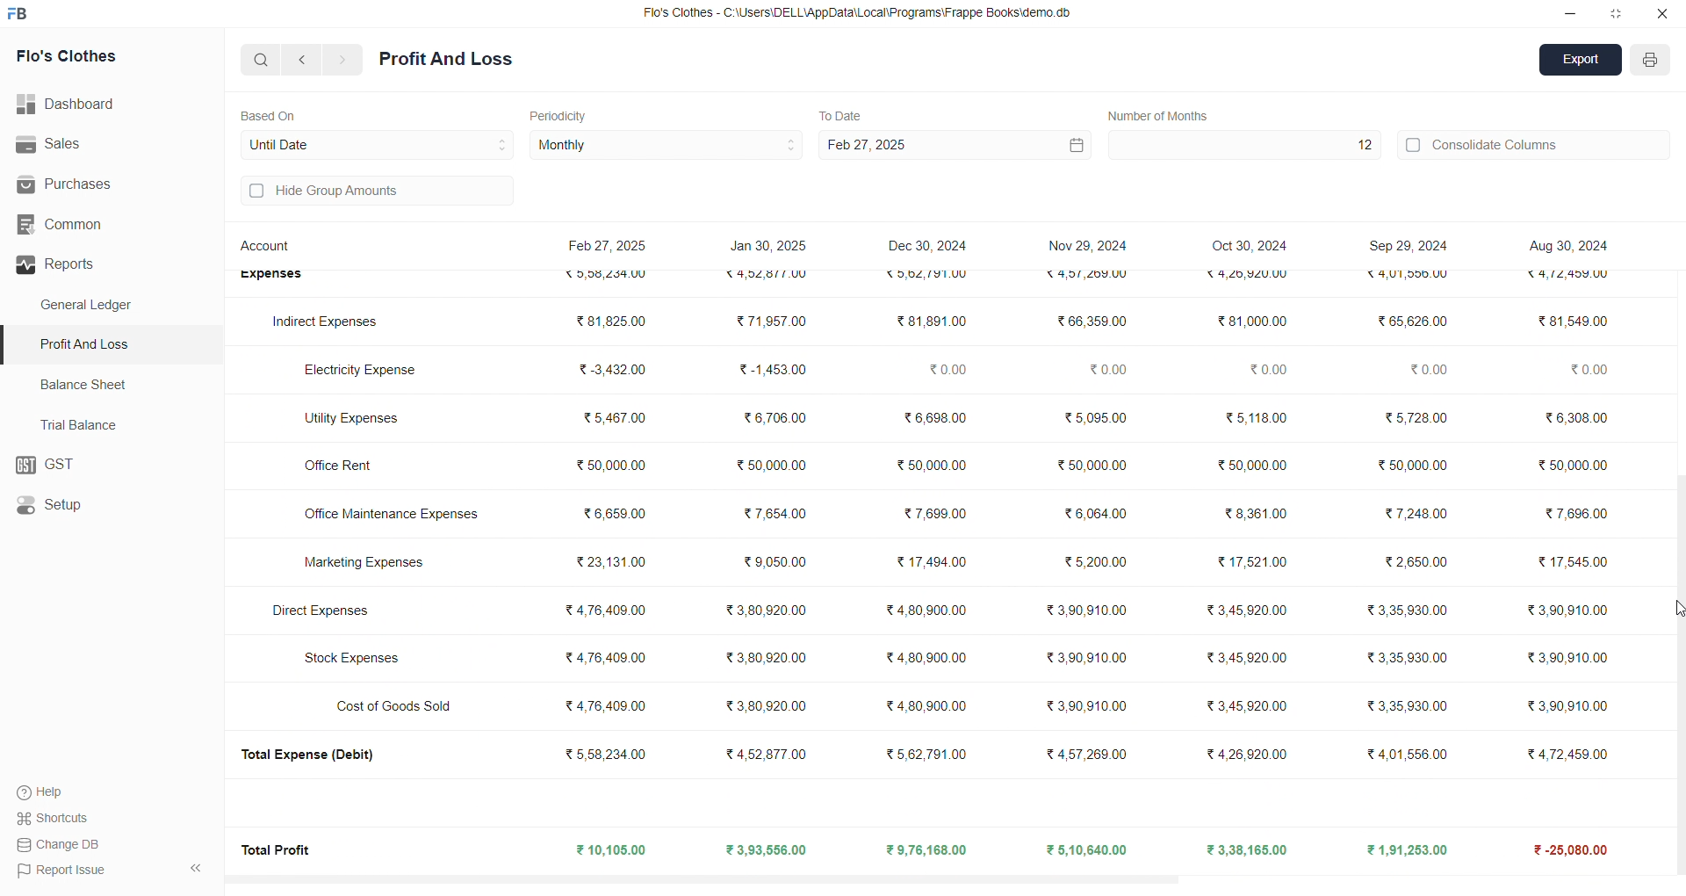 This screenshot has width=1686, height=896. What do you see at coordinates (1403, 245) in the screenshot?
I see `Sep 29, 2024` at bounding box center [1403, 245].